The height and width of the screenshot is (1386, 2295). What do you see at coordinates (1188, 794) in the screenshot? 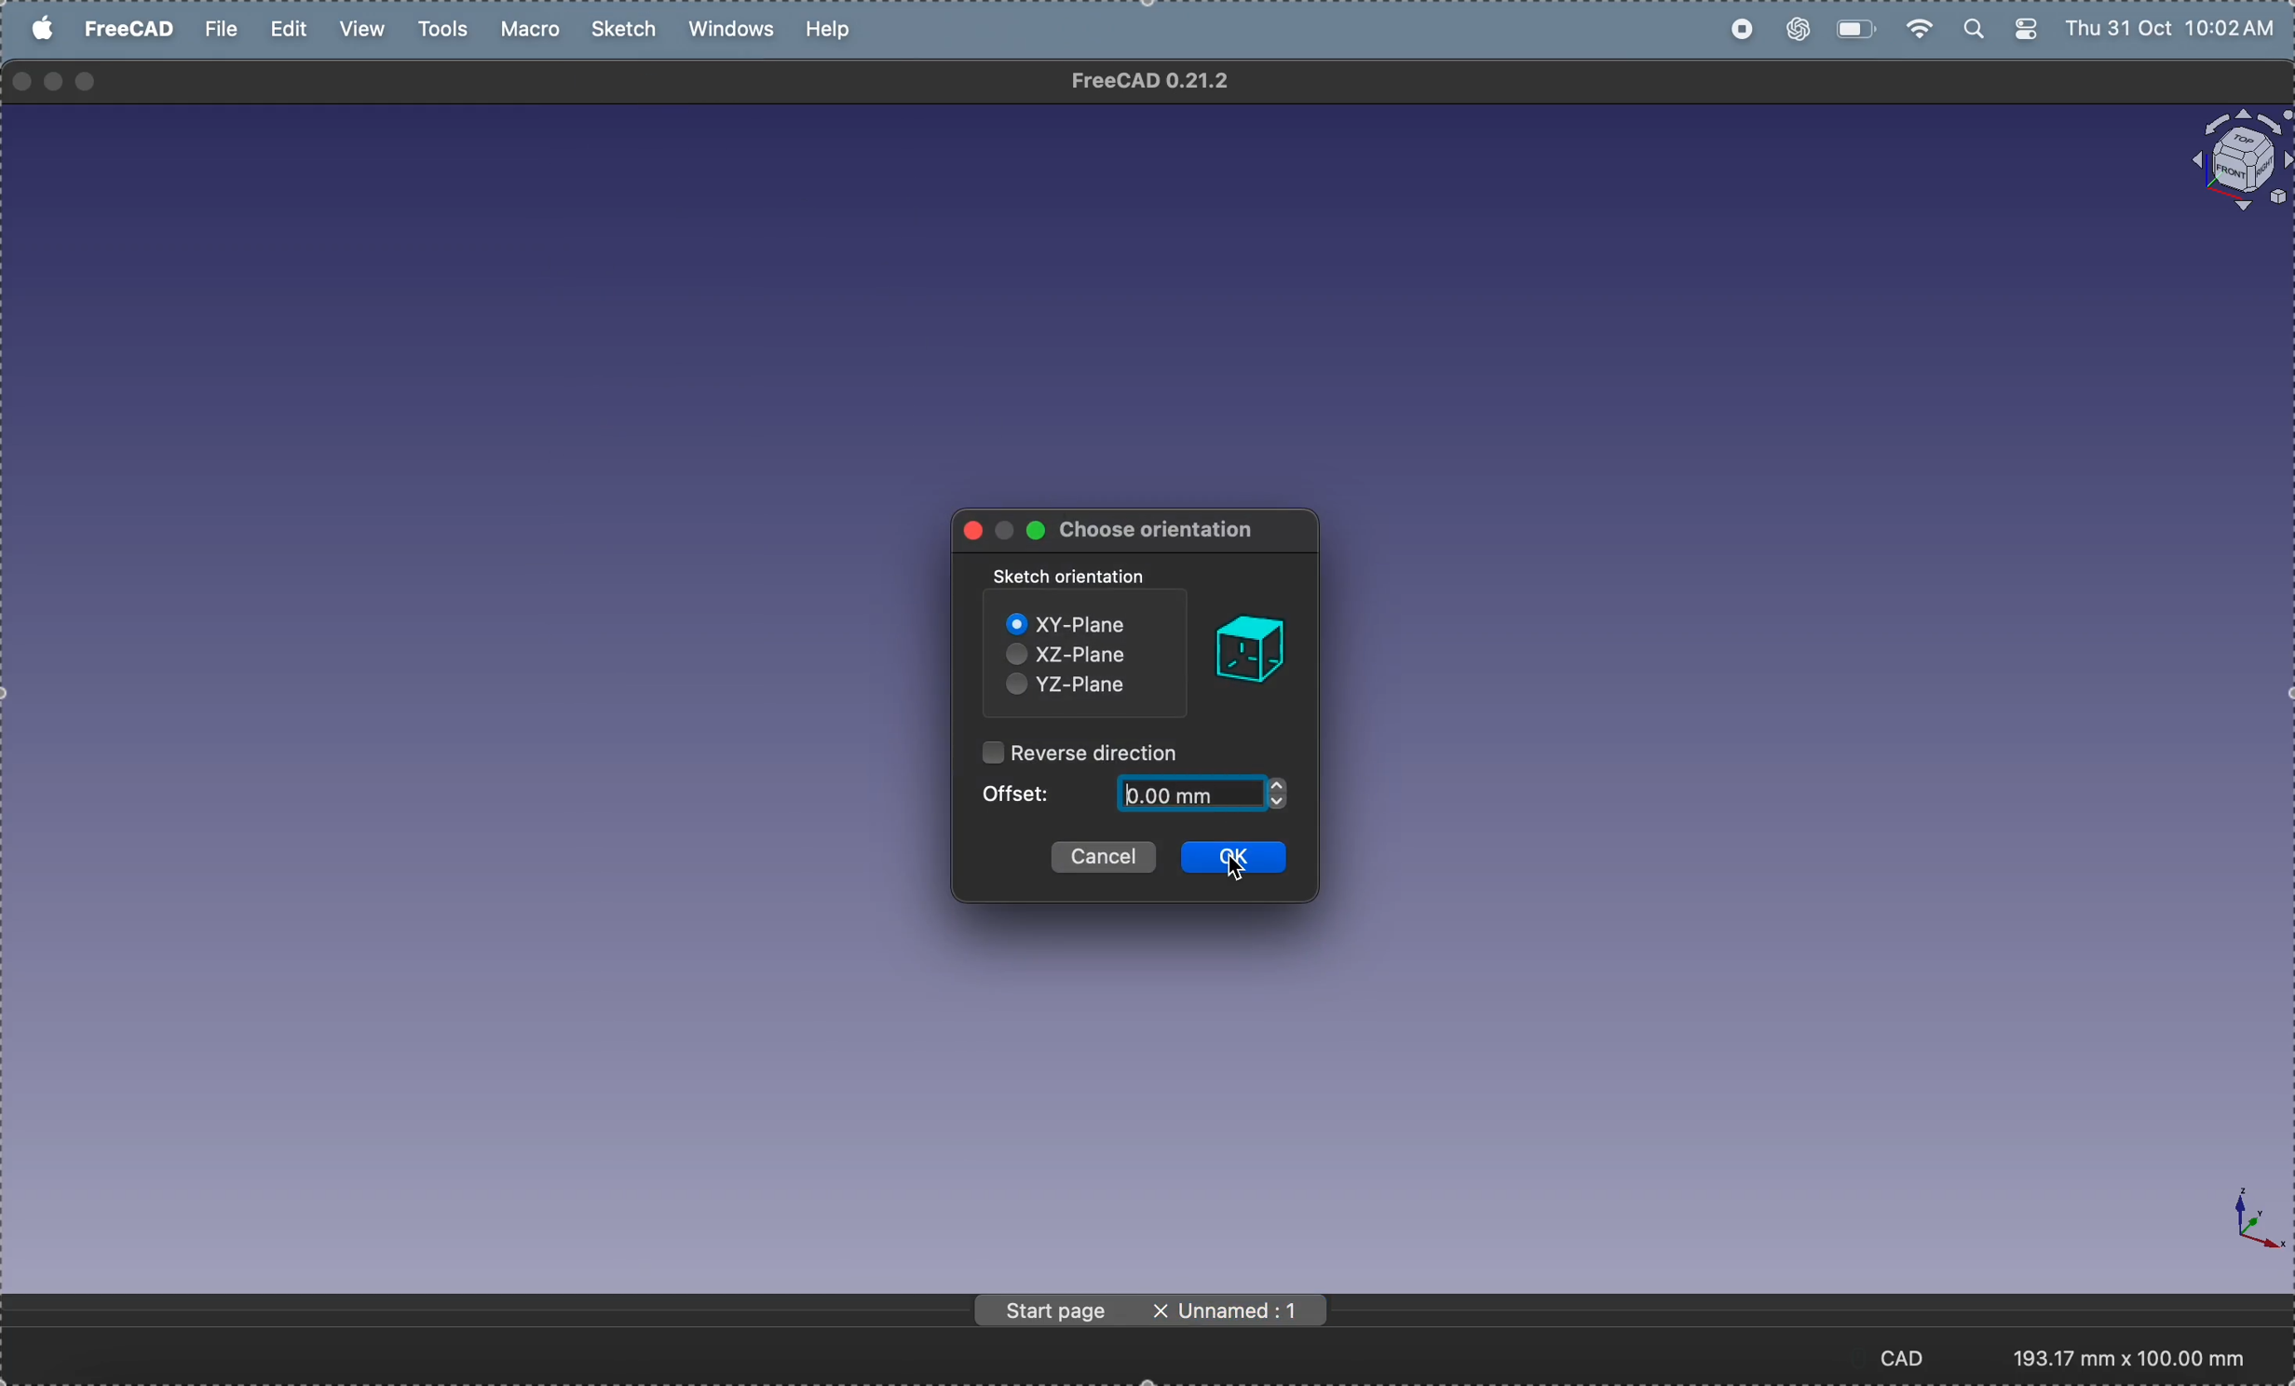
I see `0mm` at bounding box center [1188, 794].